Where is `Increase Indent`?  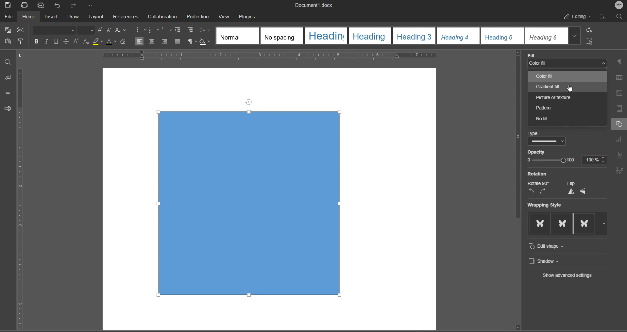
Increase Indent is located at coordinates (191, 31).